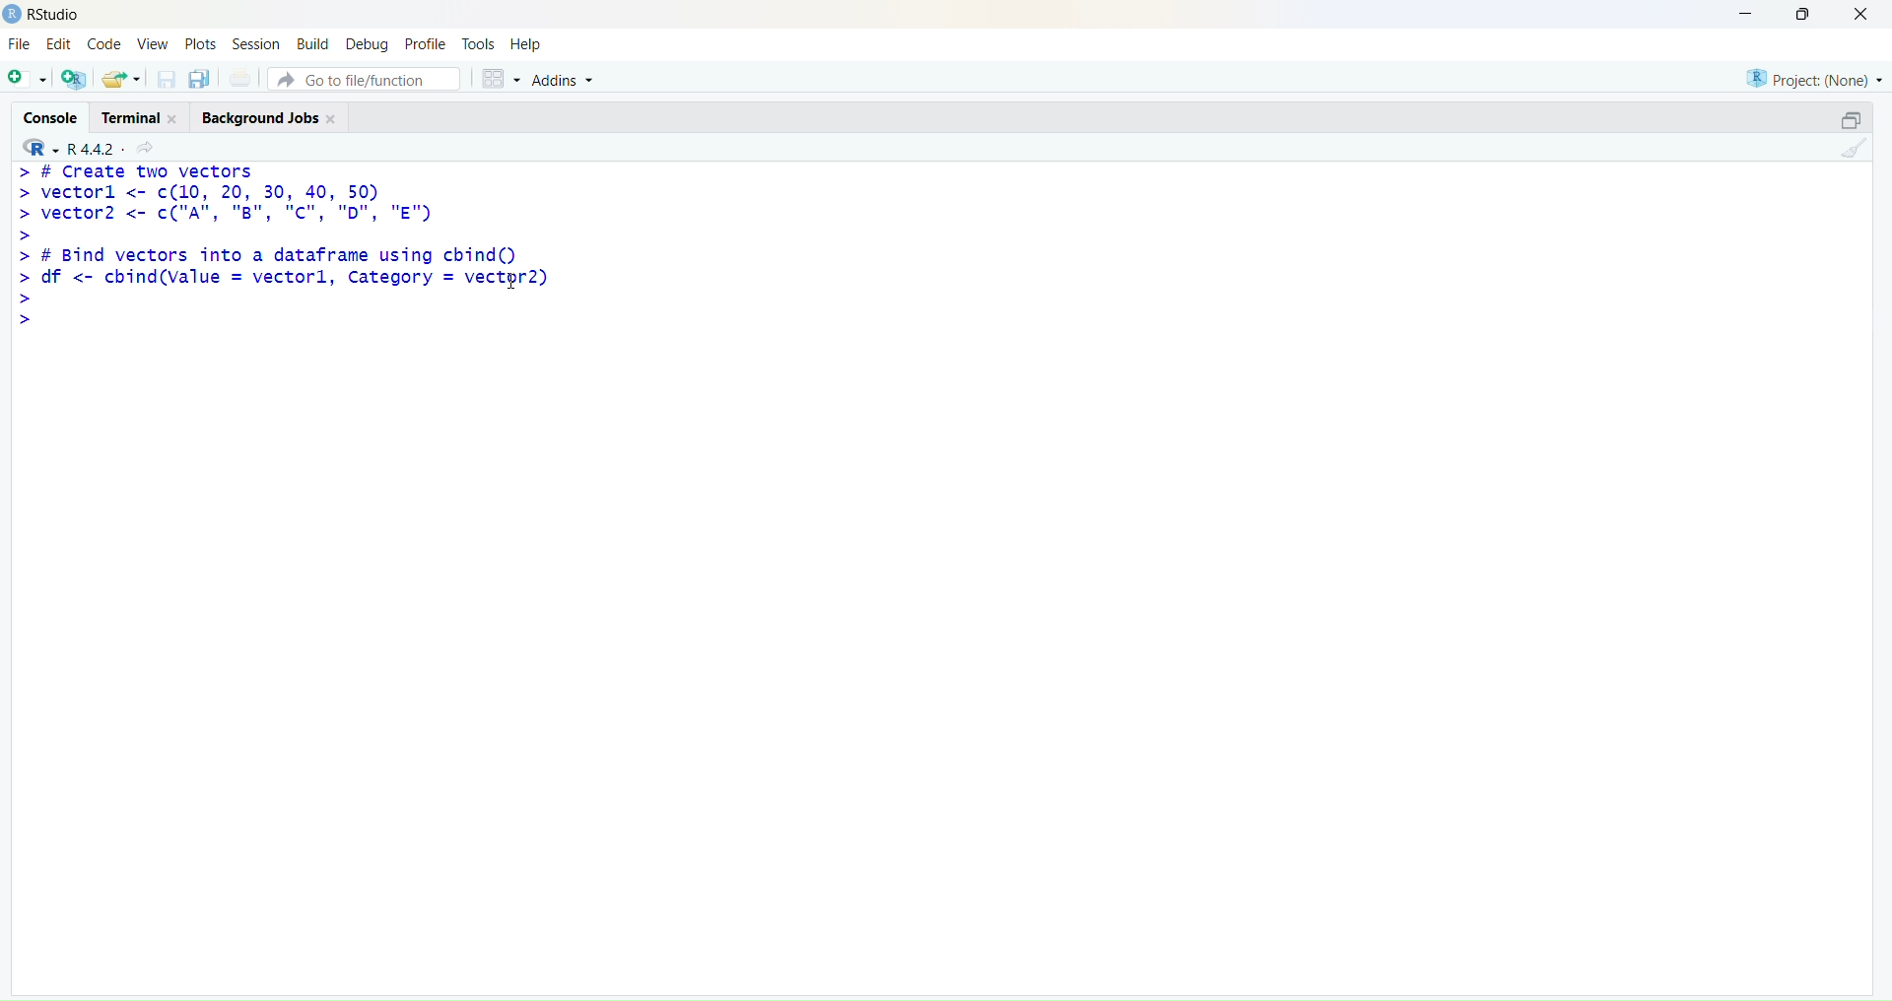 Image resolution: width=1892 pixels, height=1001 pixels. What do you see at coordinates (369, 43) in the screenshot?
I see `Debug` at bounding box center [369, 43].